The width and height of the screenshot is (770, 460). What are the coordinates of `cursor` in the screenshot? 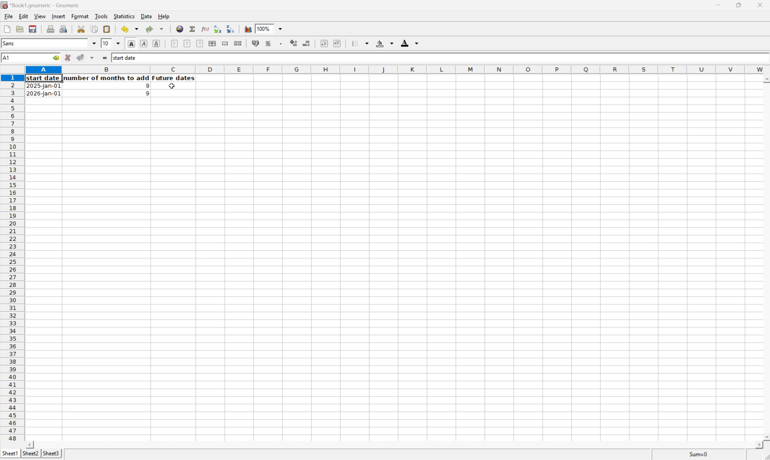 It's located at (171, 87).